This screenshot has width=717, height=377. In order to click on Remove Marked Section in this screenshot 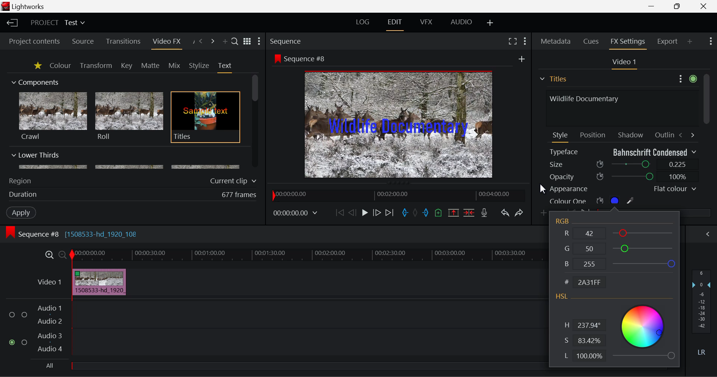, I will do `click(453, 213)`.